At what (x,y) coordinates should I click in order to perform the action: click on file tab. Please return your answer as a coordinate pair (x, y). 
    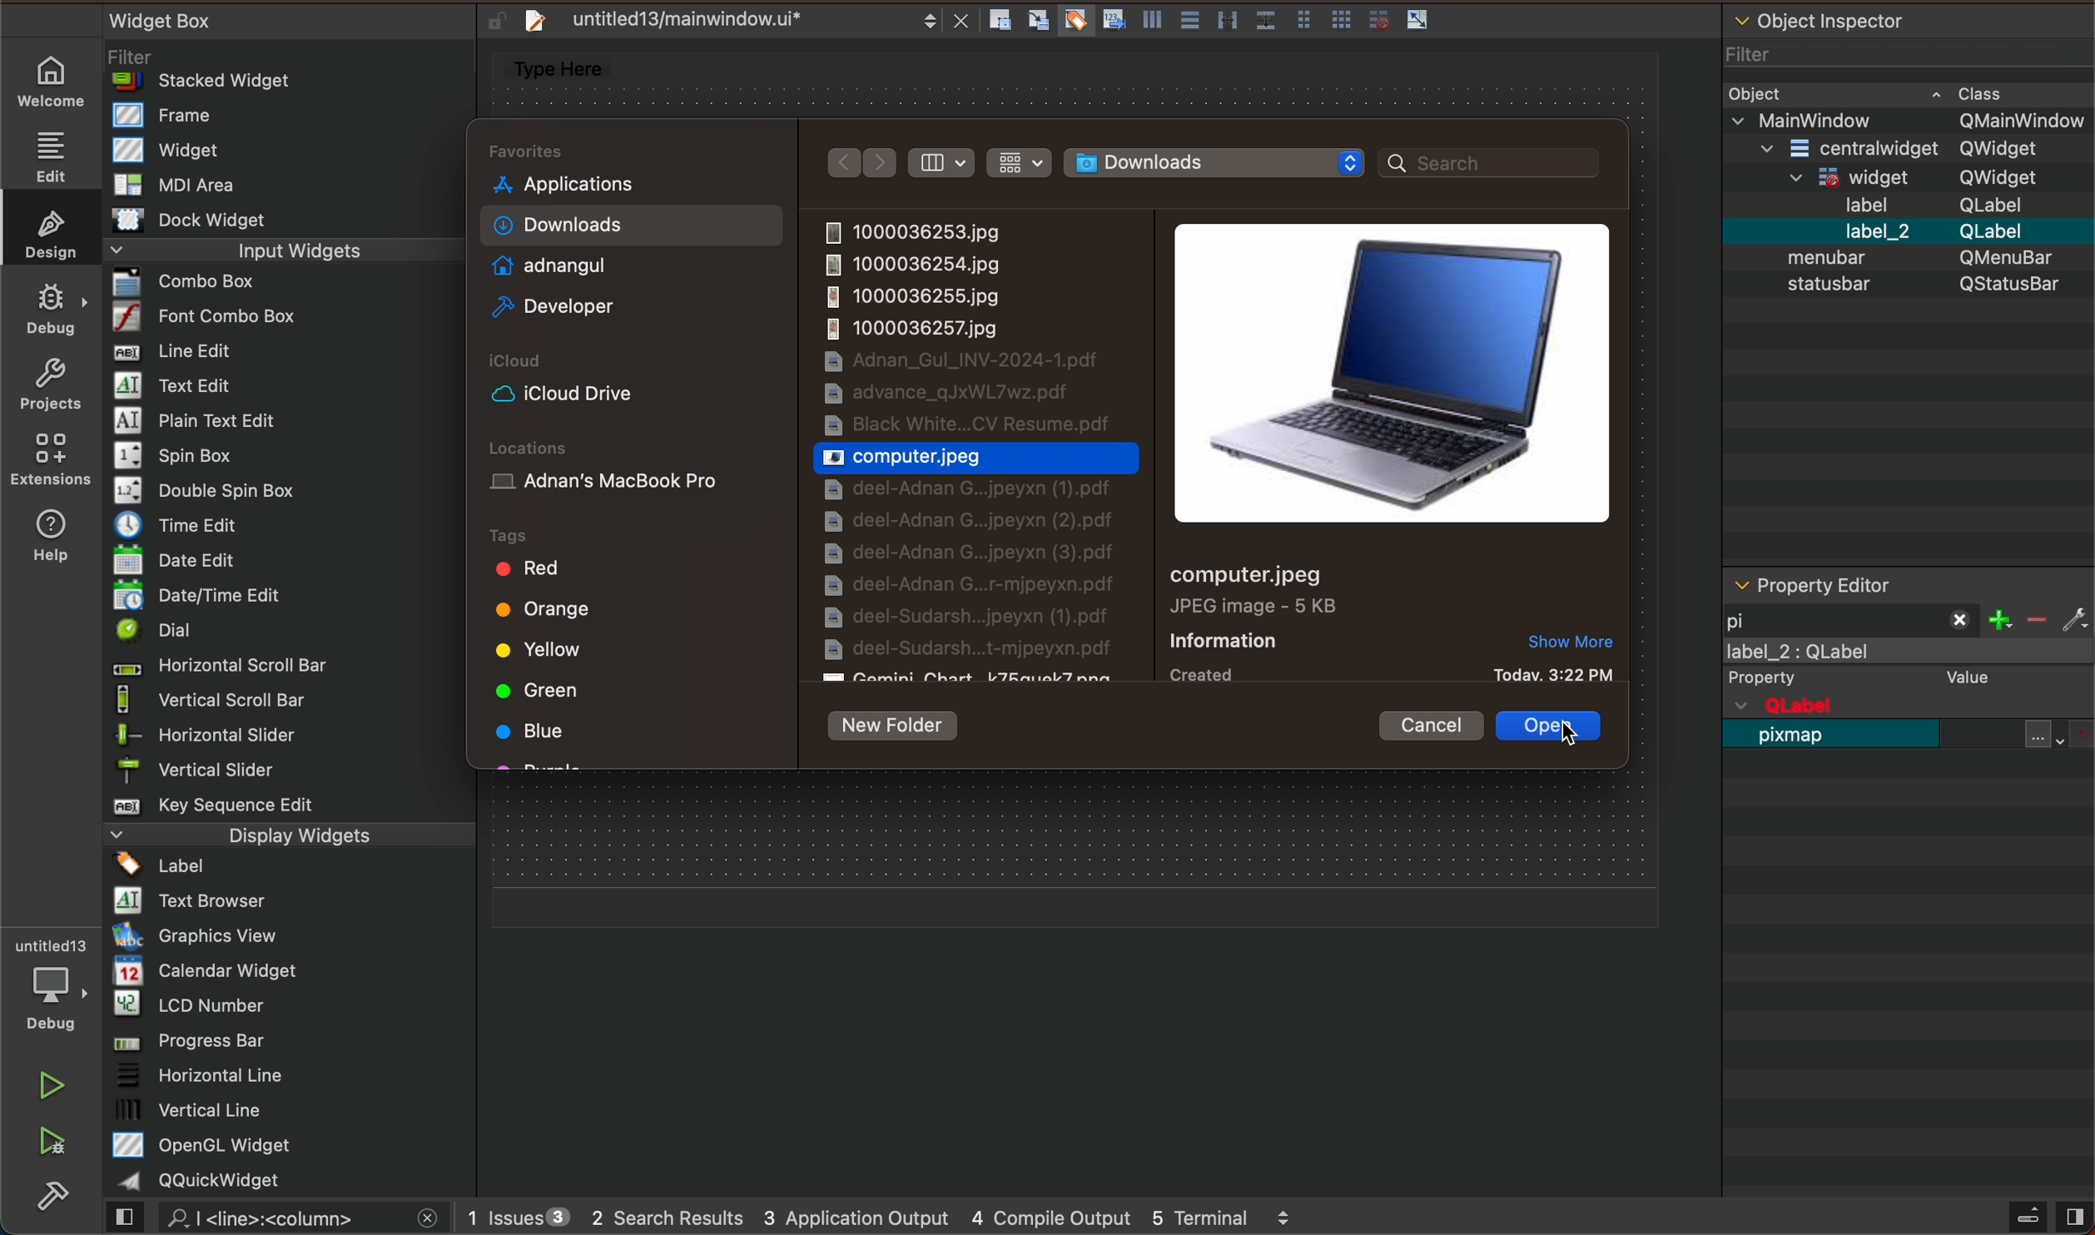
    Looking at the image, I should click on (740, 24).